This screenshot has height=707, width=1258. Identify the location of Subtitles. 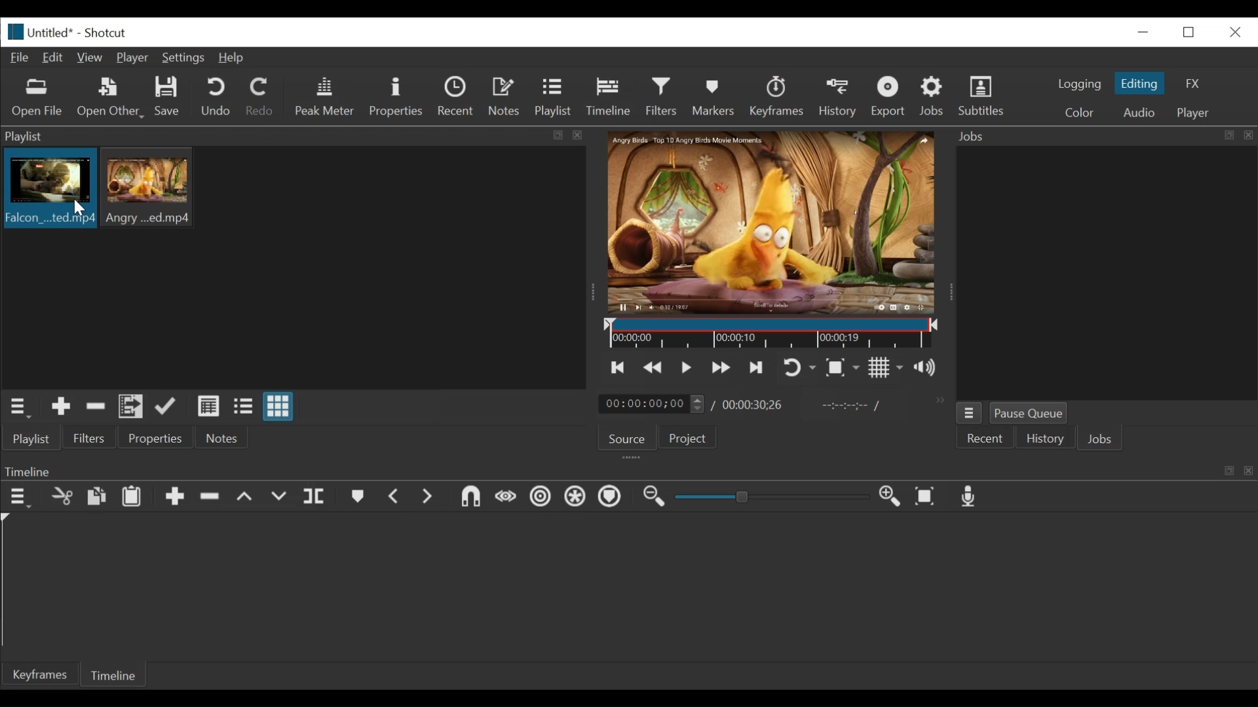
(982, 96).